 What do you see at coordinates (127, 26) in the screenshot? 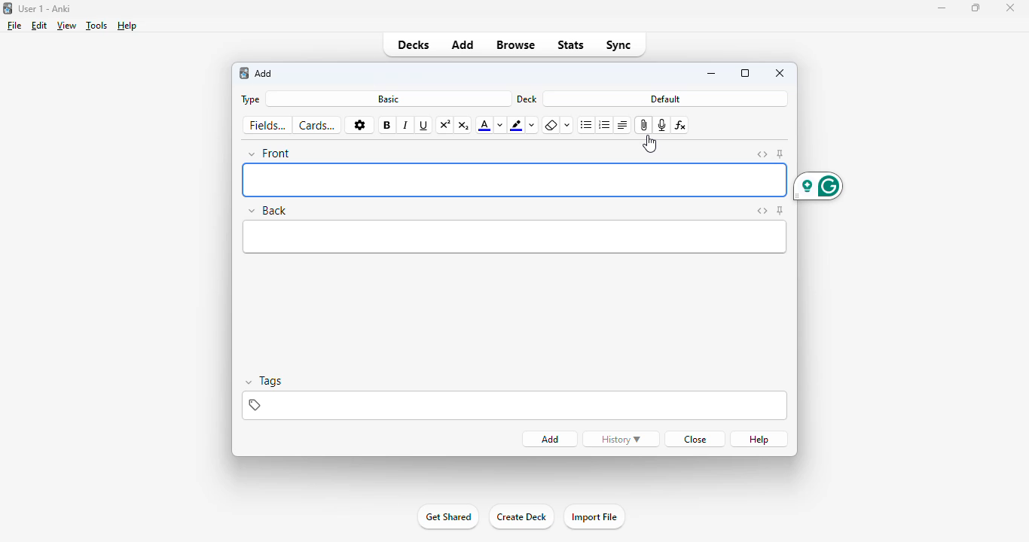
I see `help` at bounding box center [127, 26].